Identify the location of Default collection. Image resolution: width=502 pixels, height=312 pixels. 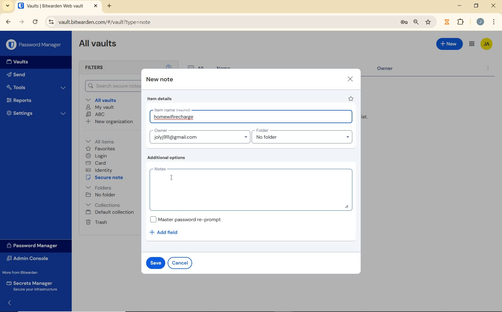
(111, 212).